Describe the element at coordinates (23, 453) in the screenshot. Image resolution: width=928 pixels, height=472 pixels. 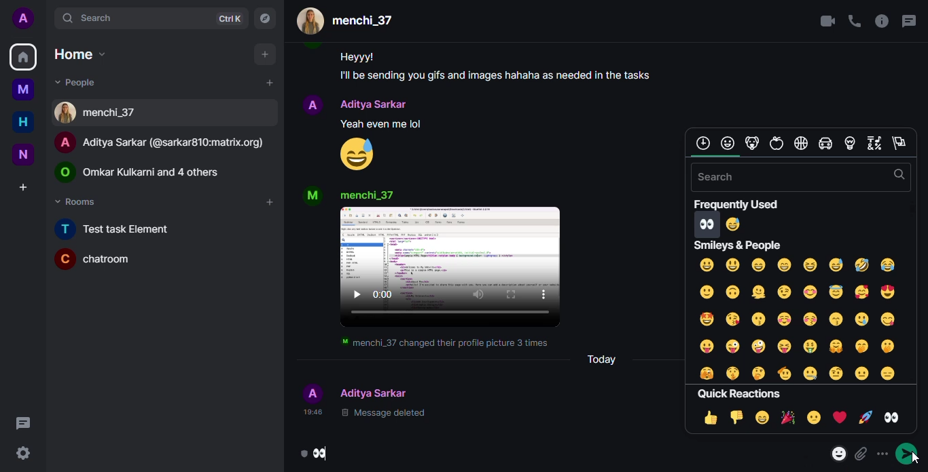
I see `setting` at that location.